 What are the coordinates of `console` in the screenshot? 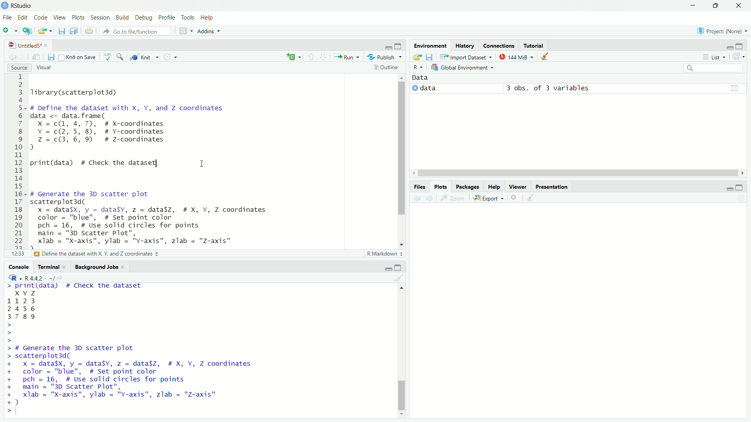 It's located at (15, 266).